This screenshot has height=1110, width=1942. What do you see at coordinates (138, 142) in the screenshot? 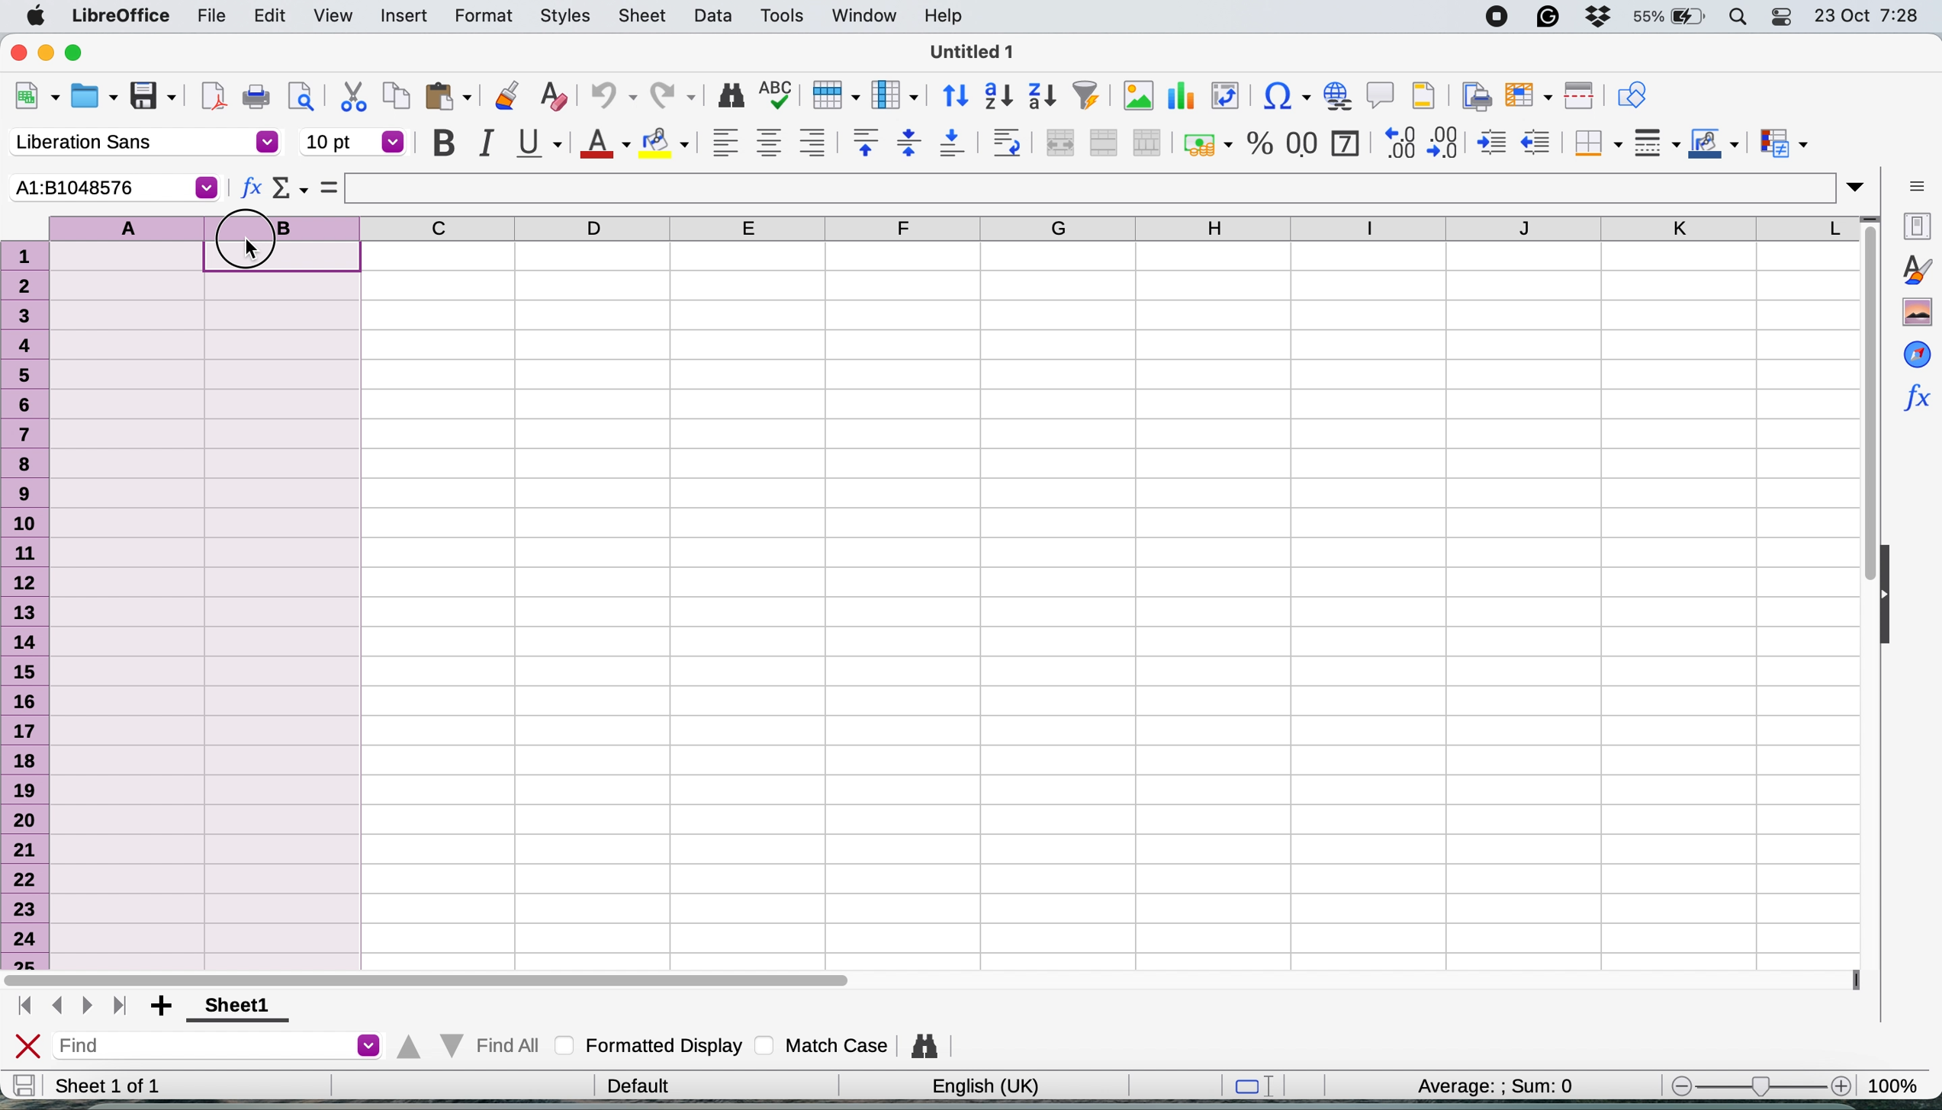
I see `font` at bounding box center [138, 142].